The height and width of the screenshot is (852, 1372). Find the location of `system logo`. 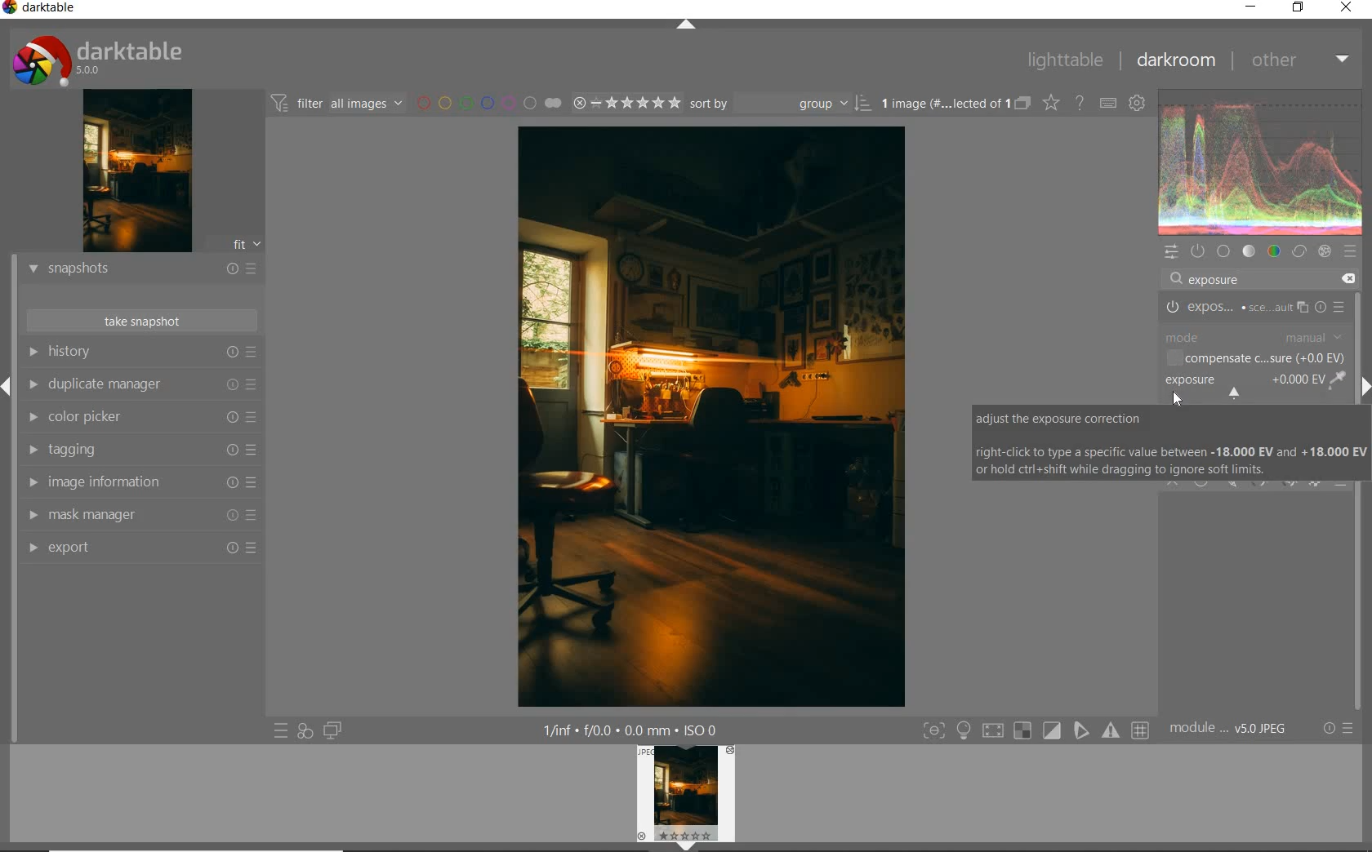

system logo is located at coordinates (92, 61).